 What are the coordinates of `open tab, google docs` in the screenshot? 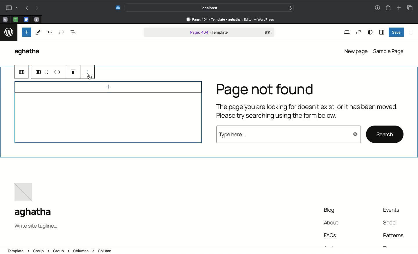 It's located at (26, 20).